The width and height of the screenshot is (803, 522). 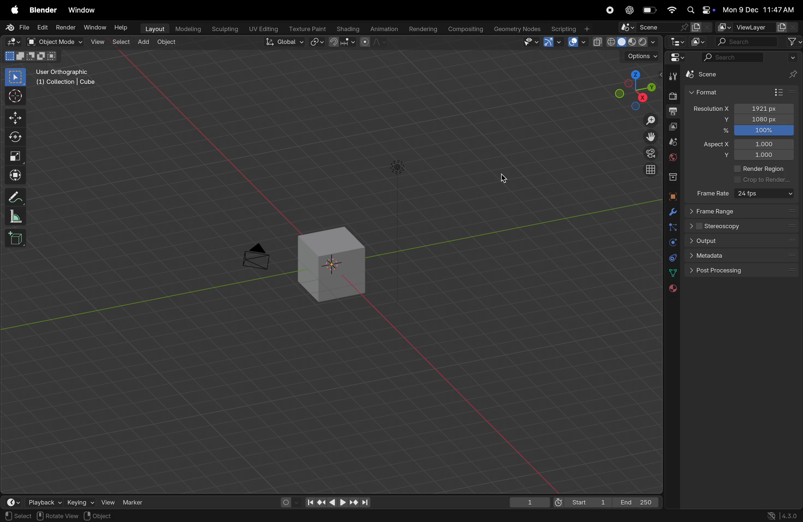 What do you see at coordinates (671, 288) in the screenshot?
I see `material` at bounding box center [671, 288].